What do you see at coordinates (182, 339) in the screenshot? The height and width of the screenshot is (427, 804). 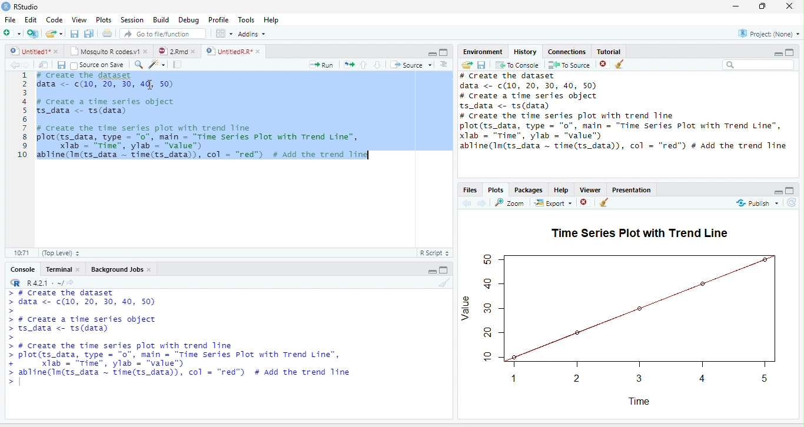 I see `> # Create the dataset

> data <- c(10, 20, 30, 40, 50)

>

> # create a time series object

> ts_data <- ts(data)

>

> # Create the time series plot with trend Tine

> plot(ts_data, type = "0", main = "Time Series Plot with Trend Line",
+ X1ab = “Time”, ylab = "value")

> abline(Im(ts_data ~ time(ts_data)), col = red”) # add the trend Tine
>|` at bounding box center [182, 339].